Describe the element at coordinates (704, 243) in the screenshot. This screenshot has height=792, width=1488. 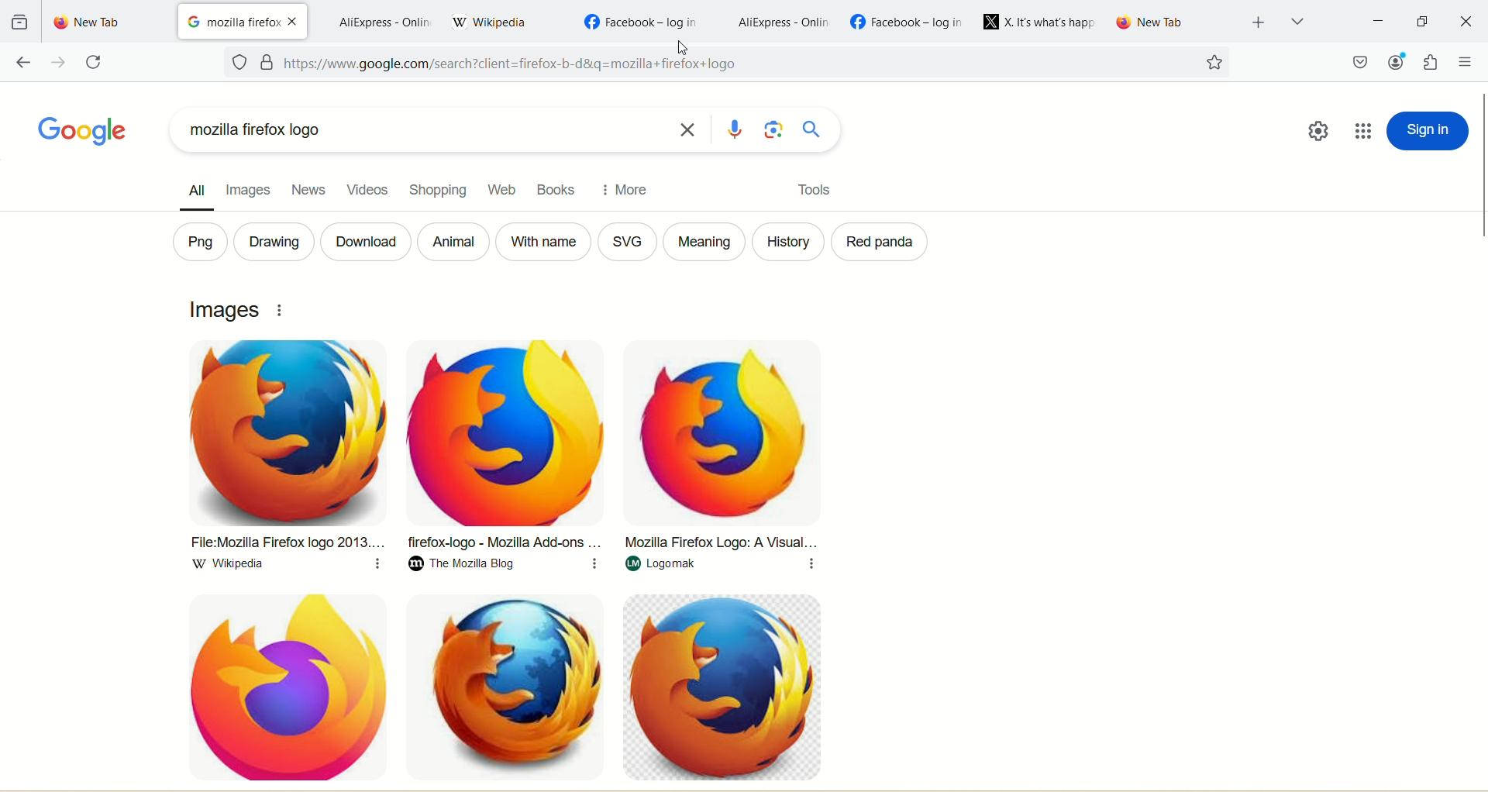
I see `meaning` at that location.